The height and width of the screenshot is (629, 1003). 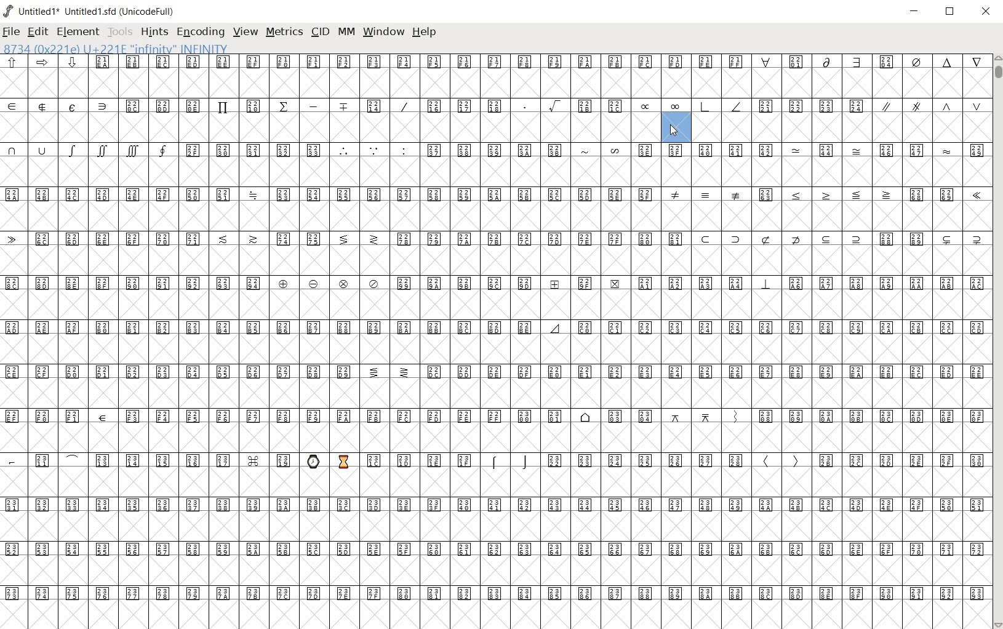 I want to click on empty glyph slots, so click(x=497, y=394).